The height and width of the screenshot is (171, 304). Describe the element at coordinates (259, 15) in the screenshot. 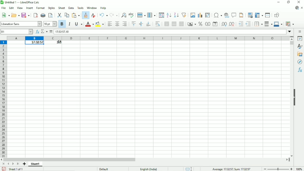

I see `Freeze rows and columns` at that location.